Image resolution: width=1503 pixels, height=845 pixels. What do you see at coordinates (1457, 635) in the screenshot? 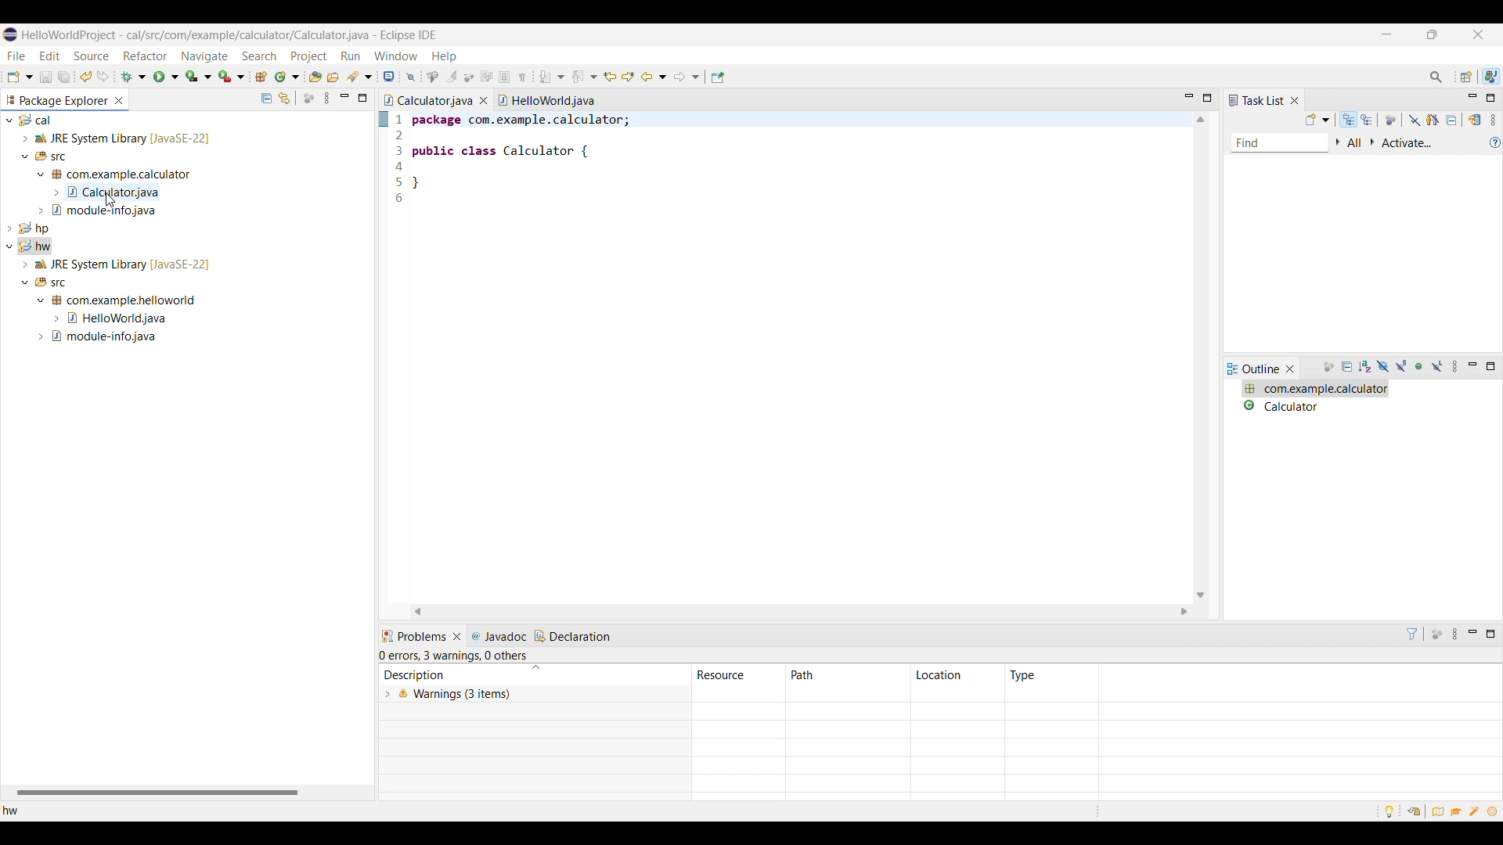
I see `View menu` at bounding box center [1457, 635].